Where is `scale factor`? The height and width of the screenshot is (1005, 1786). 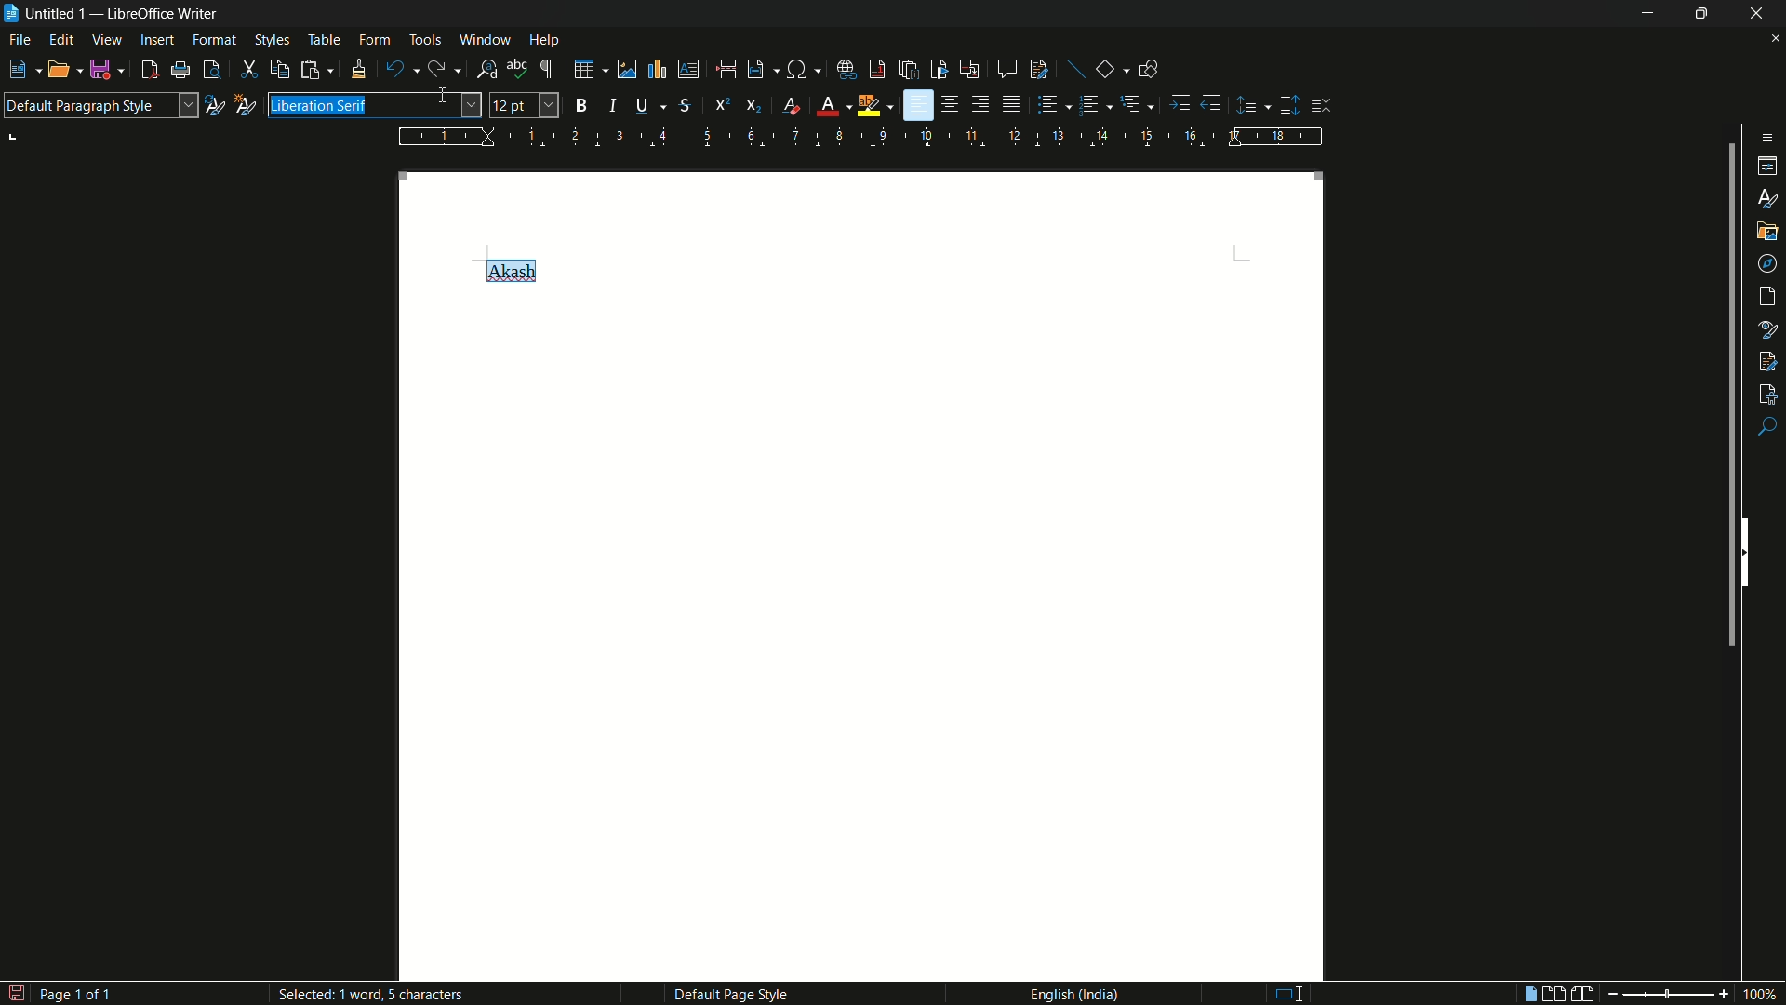 scale factor is located at coordinates (1762, 995).